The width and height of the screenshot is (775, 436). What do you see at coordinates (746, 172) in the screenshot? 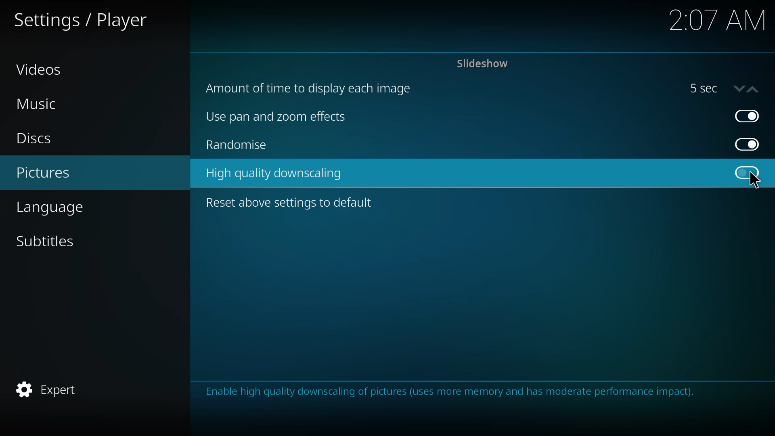
I see `click to enable` at bounding box center [746, 172].